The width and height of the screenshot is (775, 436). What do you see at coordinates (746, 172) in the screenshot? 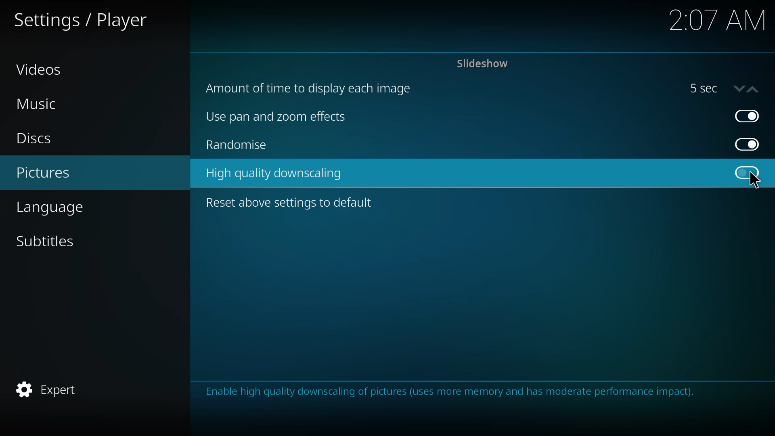
I see `click to enable` at bounding box center [746, 172].